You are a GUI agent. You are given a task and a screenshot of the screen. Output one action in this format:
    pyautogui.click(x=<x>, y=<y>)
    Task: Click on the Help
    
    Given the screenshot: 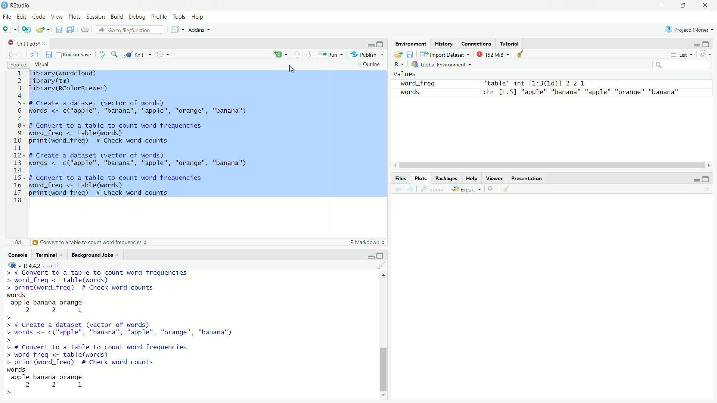 What is the action you would take?
    pyautogui.click(x=199, y=17)
    